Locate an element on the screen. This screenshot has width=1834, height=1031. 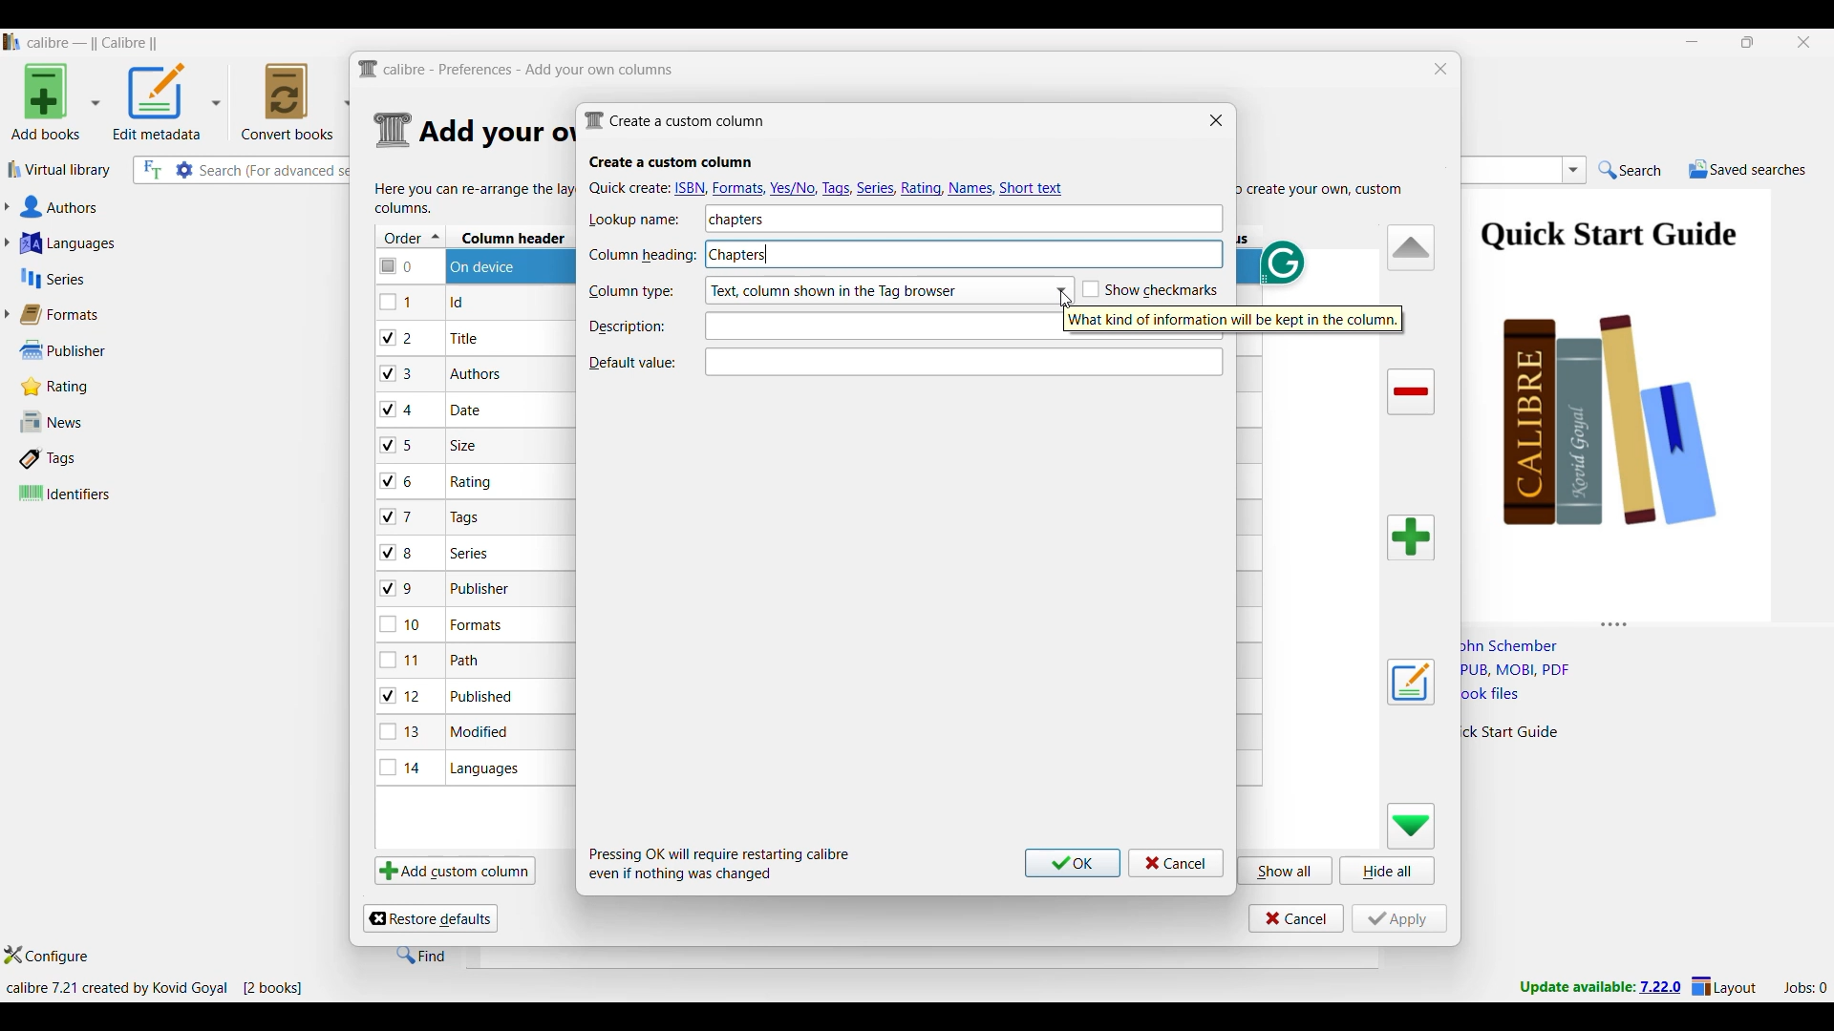
Input search here is located at coordinates (277, 171).